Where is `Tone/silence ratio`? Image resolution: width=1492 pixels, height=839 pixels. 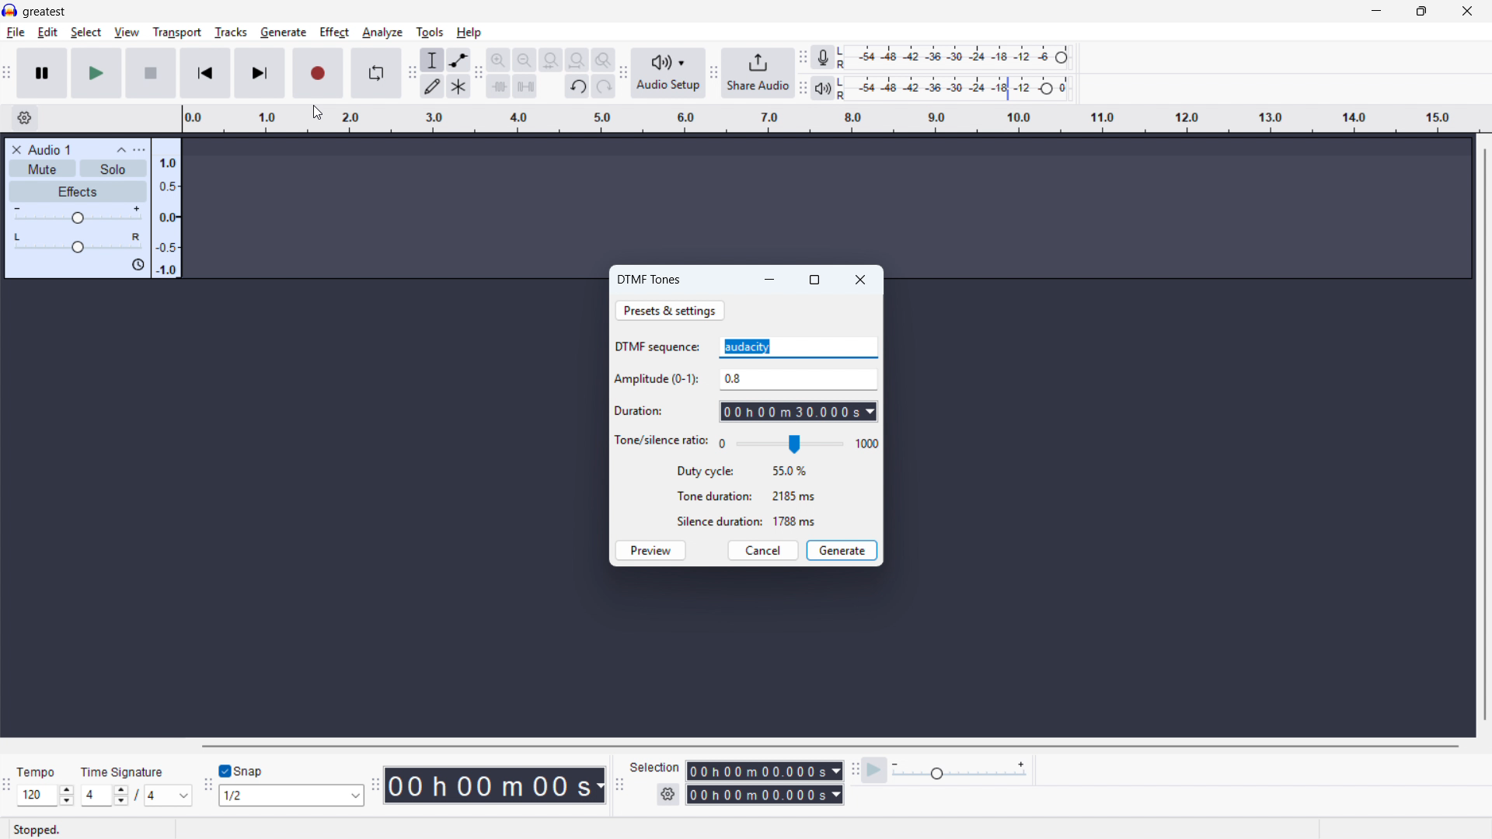 Tone/silence ratio is located at coordinates (798, 444).